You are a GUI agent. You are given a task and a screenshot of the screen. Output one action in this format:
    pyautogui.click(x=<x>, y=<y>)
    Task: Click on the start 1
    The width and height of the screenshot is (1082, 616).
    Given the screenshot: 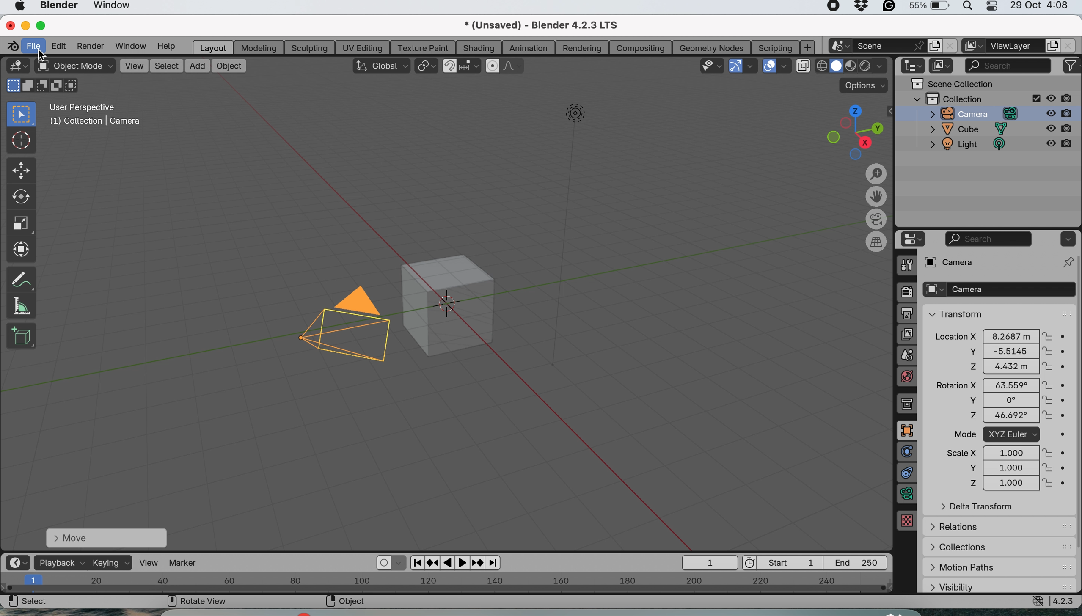 What is the action you would take?
    pyautogui.click(x=782, y=562)
    